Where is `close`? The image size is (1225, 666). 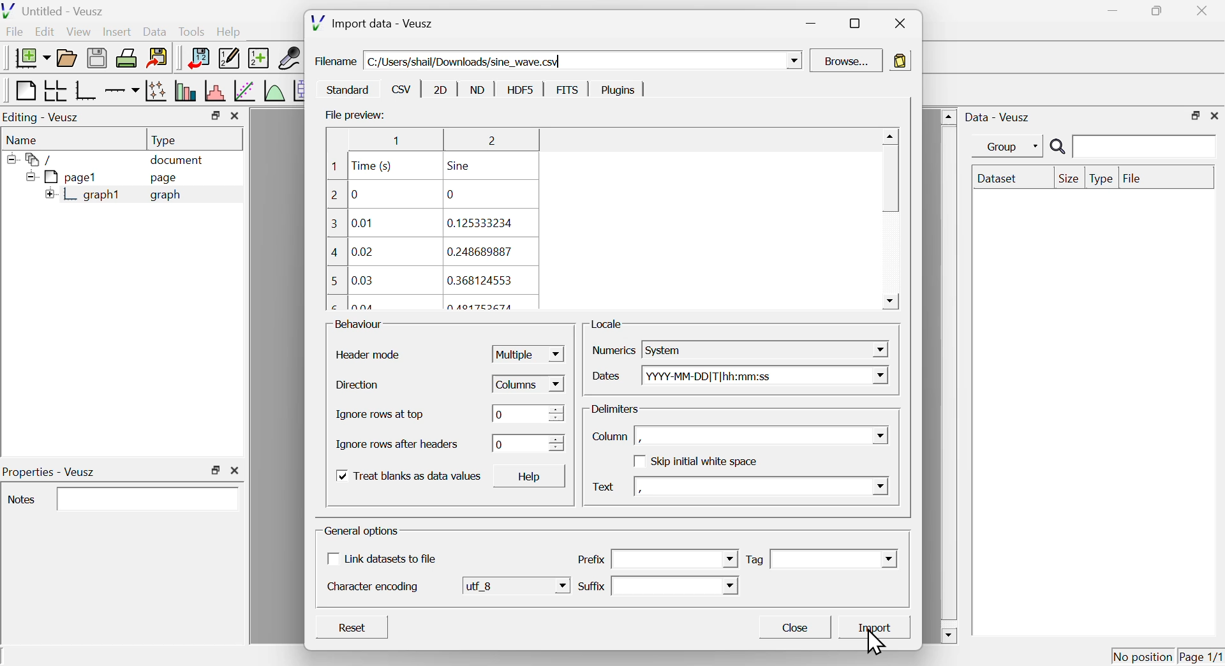
close is located at coordinates (1205, 10).